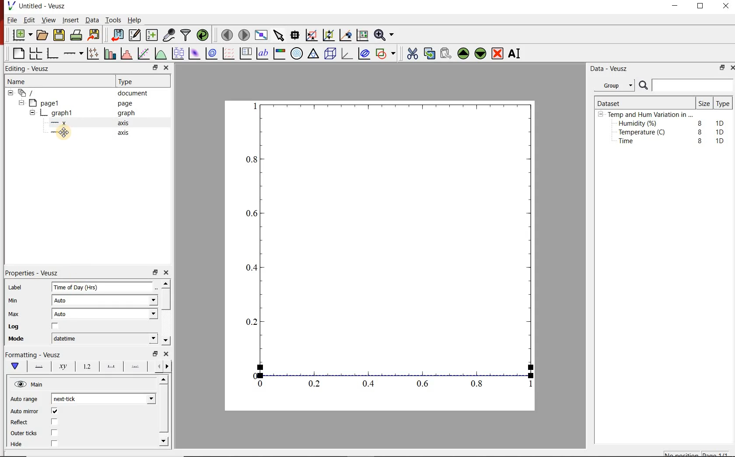 The image size is (735, 457). What do you see at coordinates (63, 123) in the screenshot?
I see `x` at bounding box center [63, 123].